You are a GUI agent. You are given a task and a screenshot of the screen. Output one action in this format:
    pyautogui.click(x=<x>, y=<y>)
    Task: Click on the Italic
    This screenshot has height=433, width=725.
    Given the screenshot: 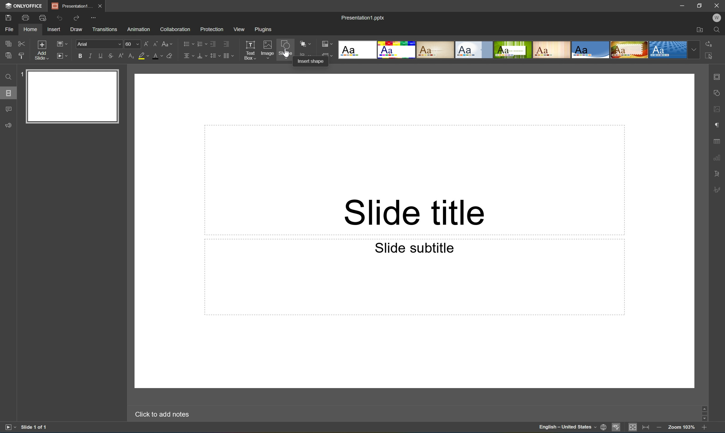 What is the action you would take?
    pyautogui.click(x=89, y=55)
    